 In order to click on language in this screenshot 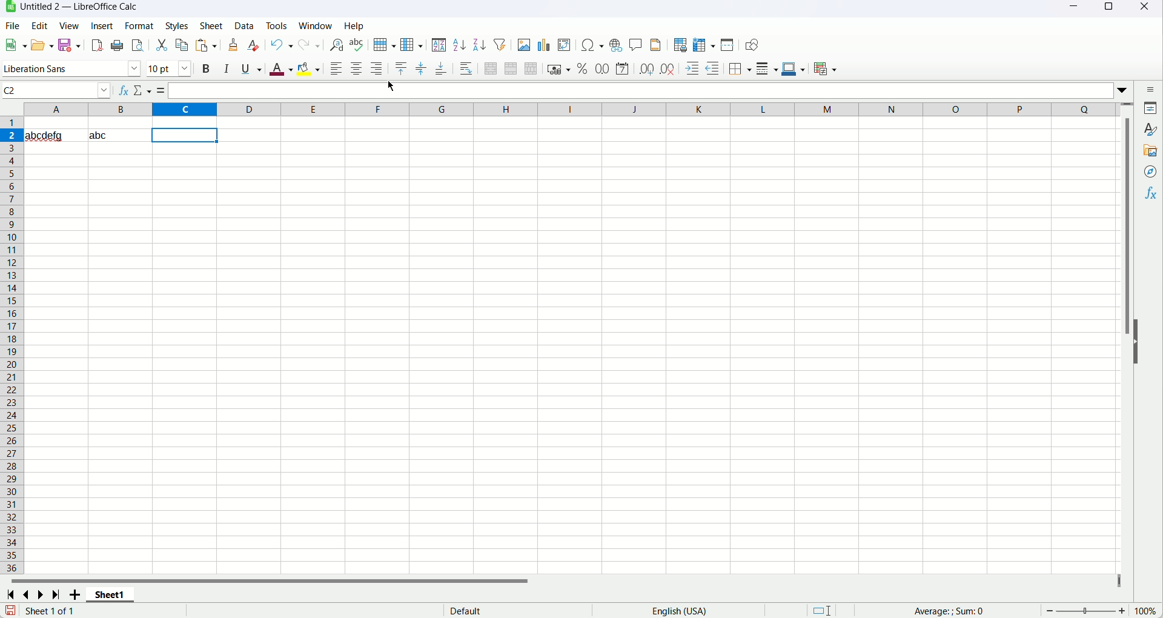, I will do `click(679, 611)`.